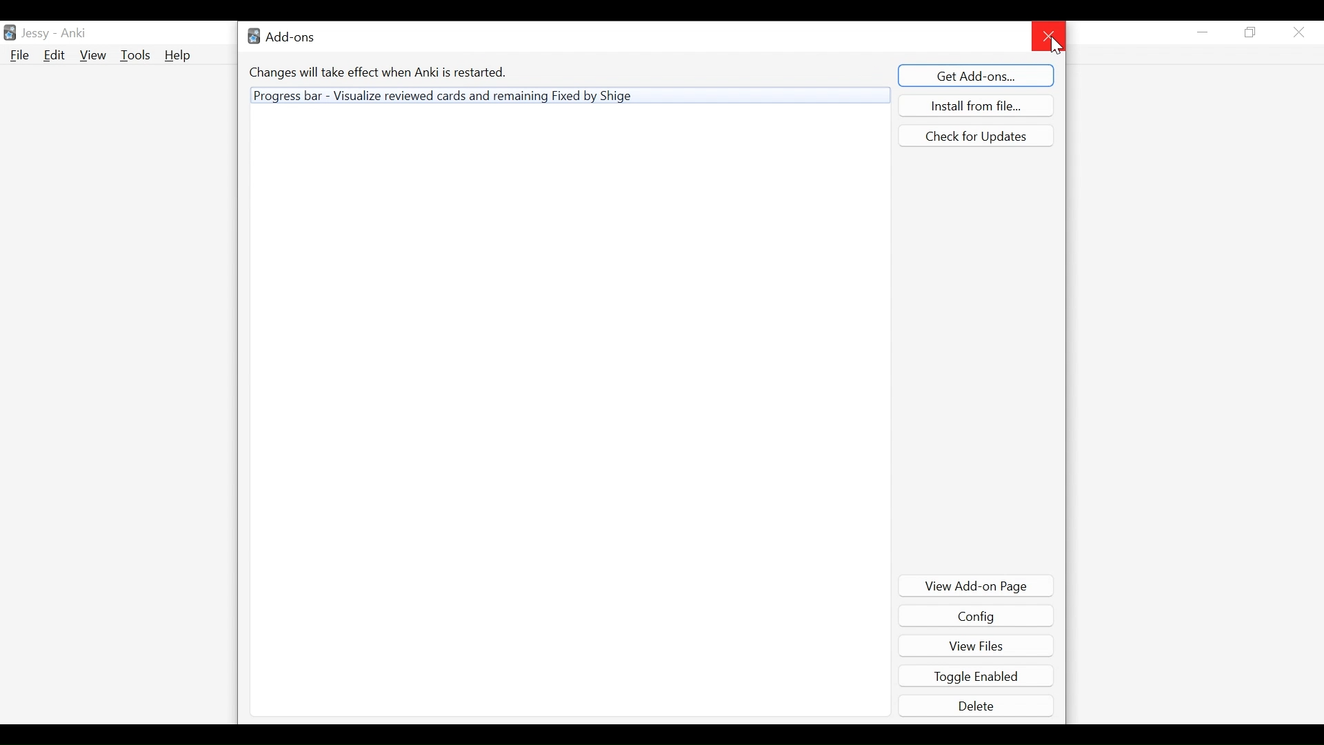  Describe the element at coordinates (55, 32) in the screenshot. I see `User Name` at that location.